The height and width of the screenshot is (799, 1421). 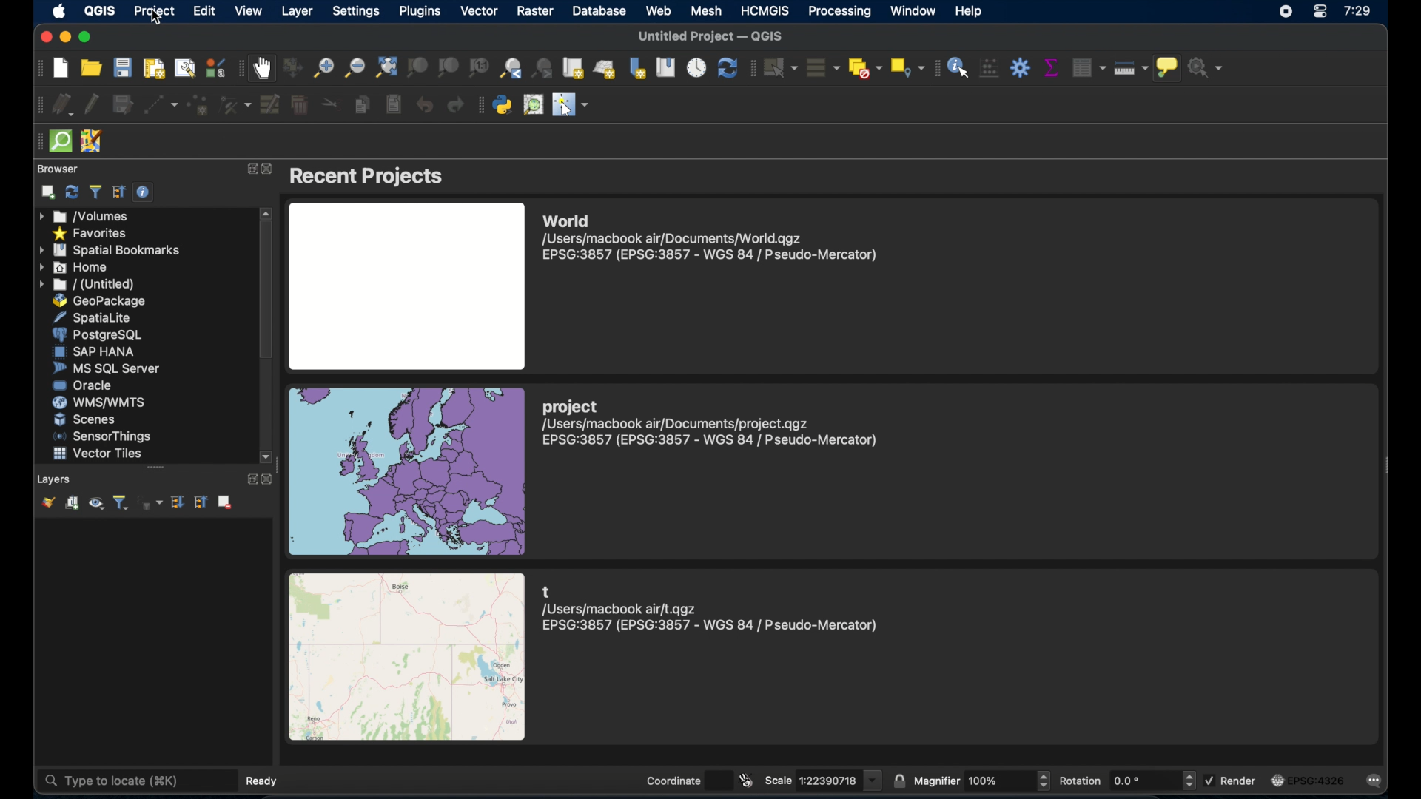 I want to click on zoom to layer, so click(x=448, y=67).